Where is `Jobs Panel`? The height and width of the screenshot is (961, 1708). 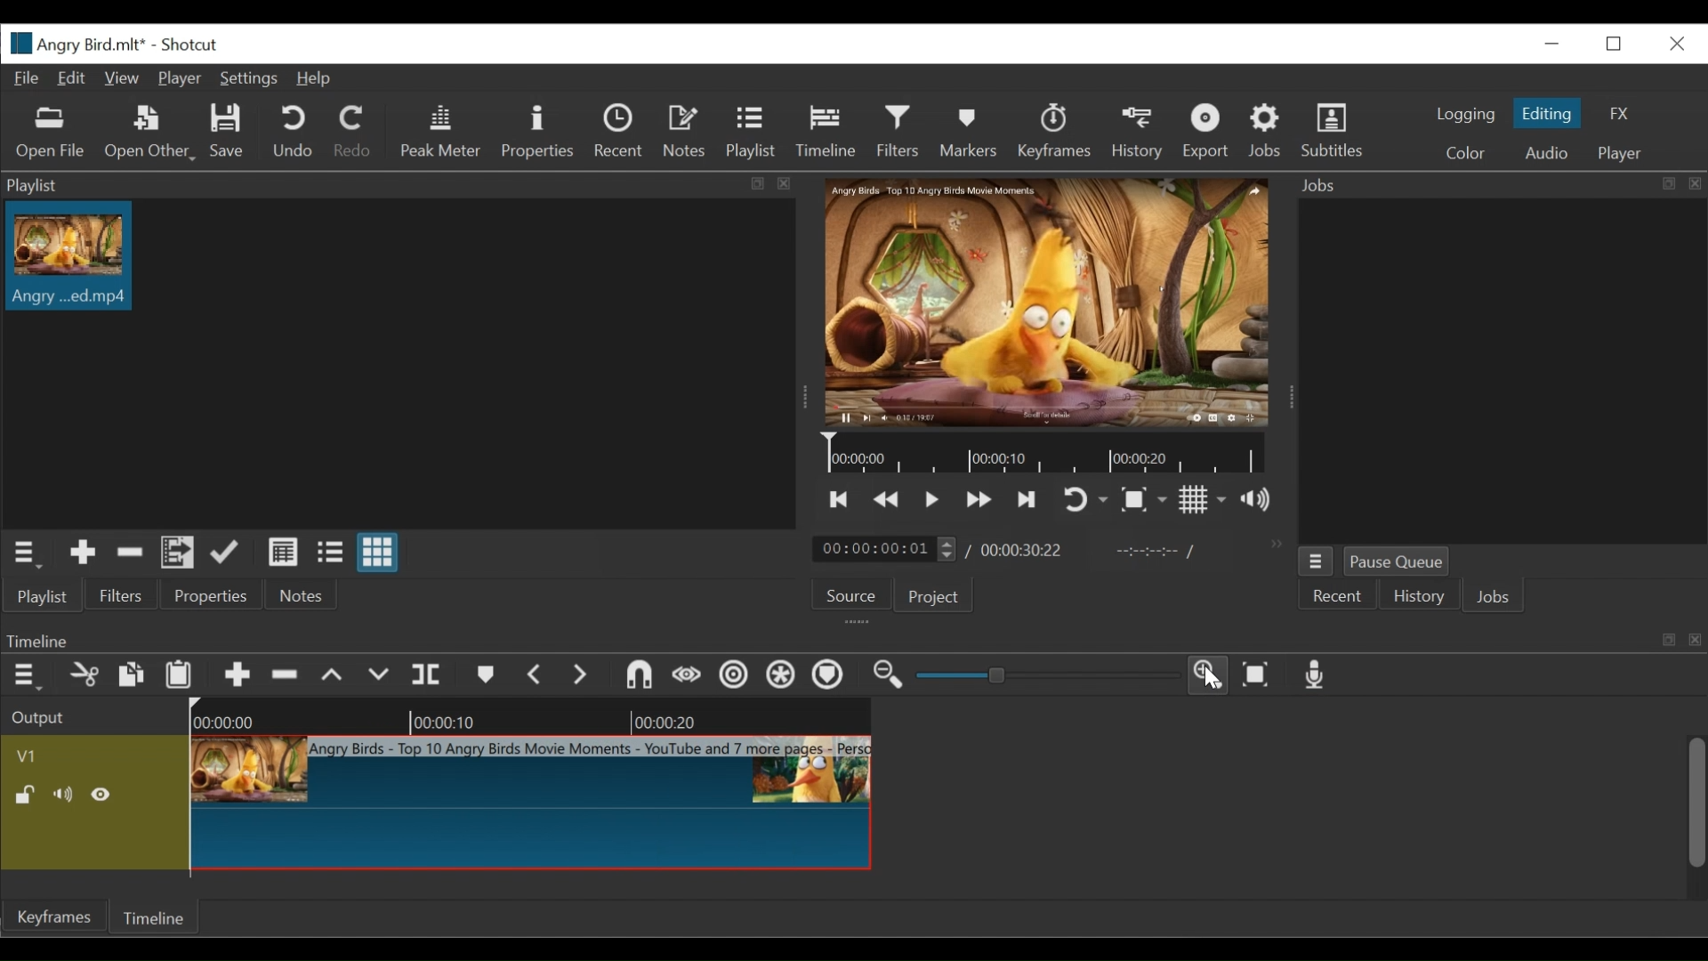
Jobs Panel is located at coordinates (1499, 184).